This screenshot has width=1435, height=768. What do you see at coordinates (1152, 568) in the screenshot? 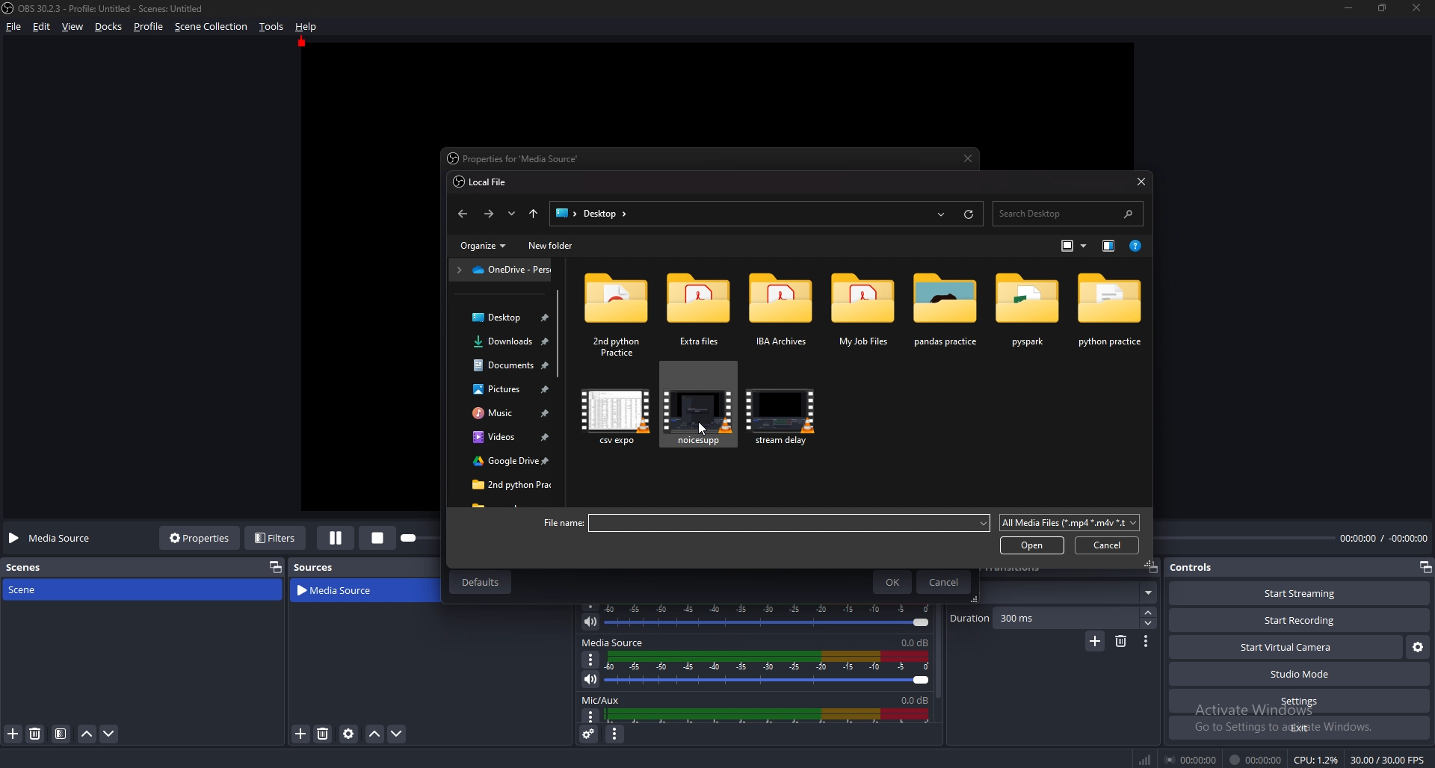
I see `Pop out` at bounding box center [1152, 568].